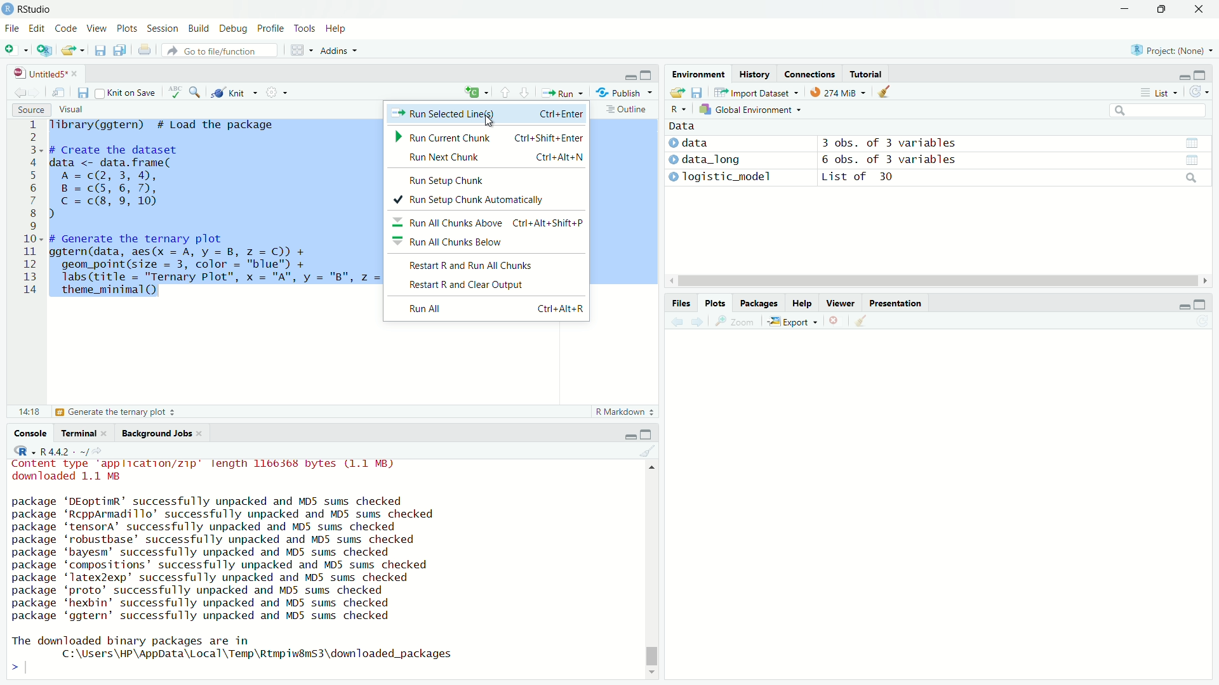  What do you see at coordinates (34, 433) in the screenshot?
I see `Console` at bounding box center [34, 433].